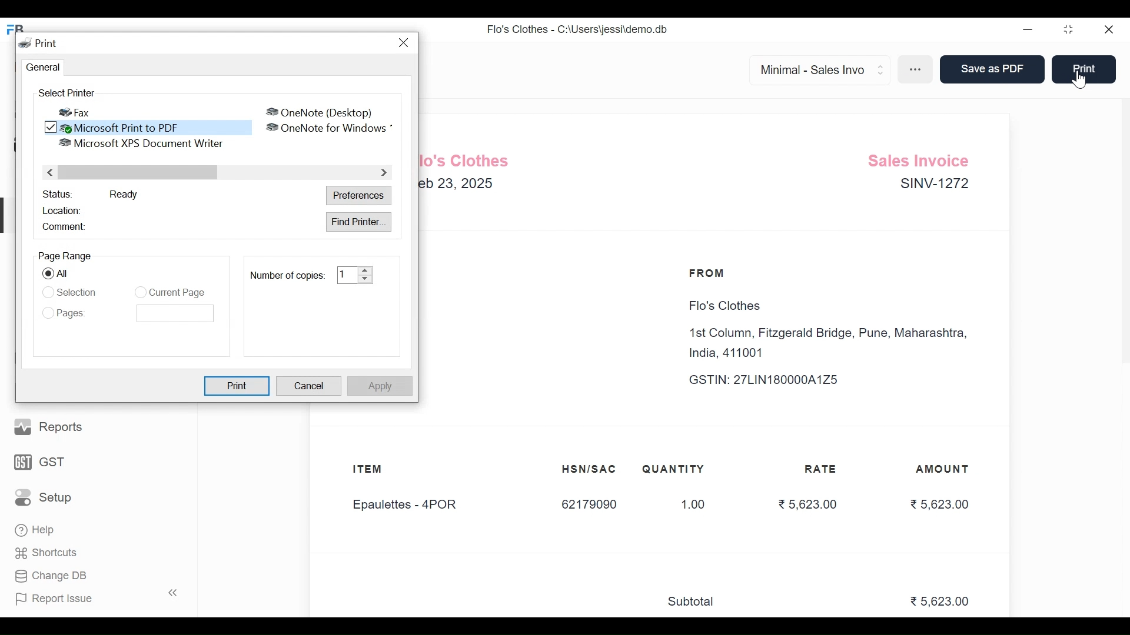  Describe the element at coordinates (775, 380) in the screenshot. I see `GSTIN: 27LIN180000A1Z5` at that location.